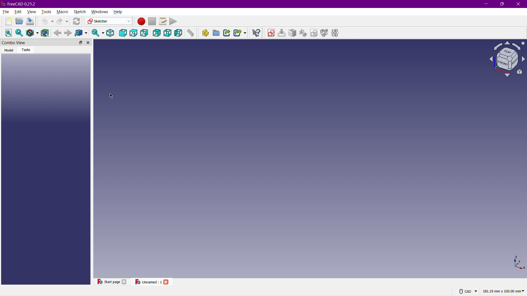 The image size is (527, 296). I want to click on Maximize, so click(502, 4).